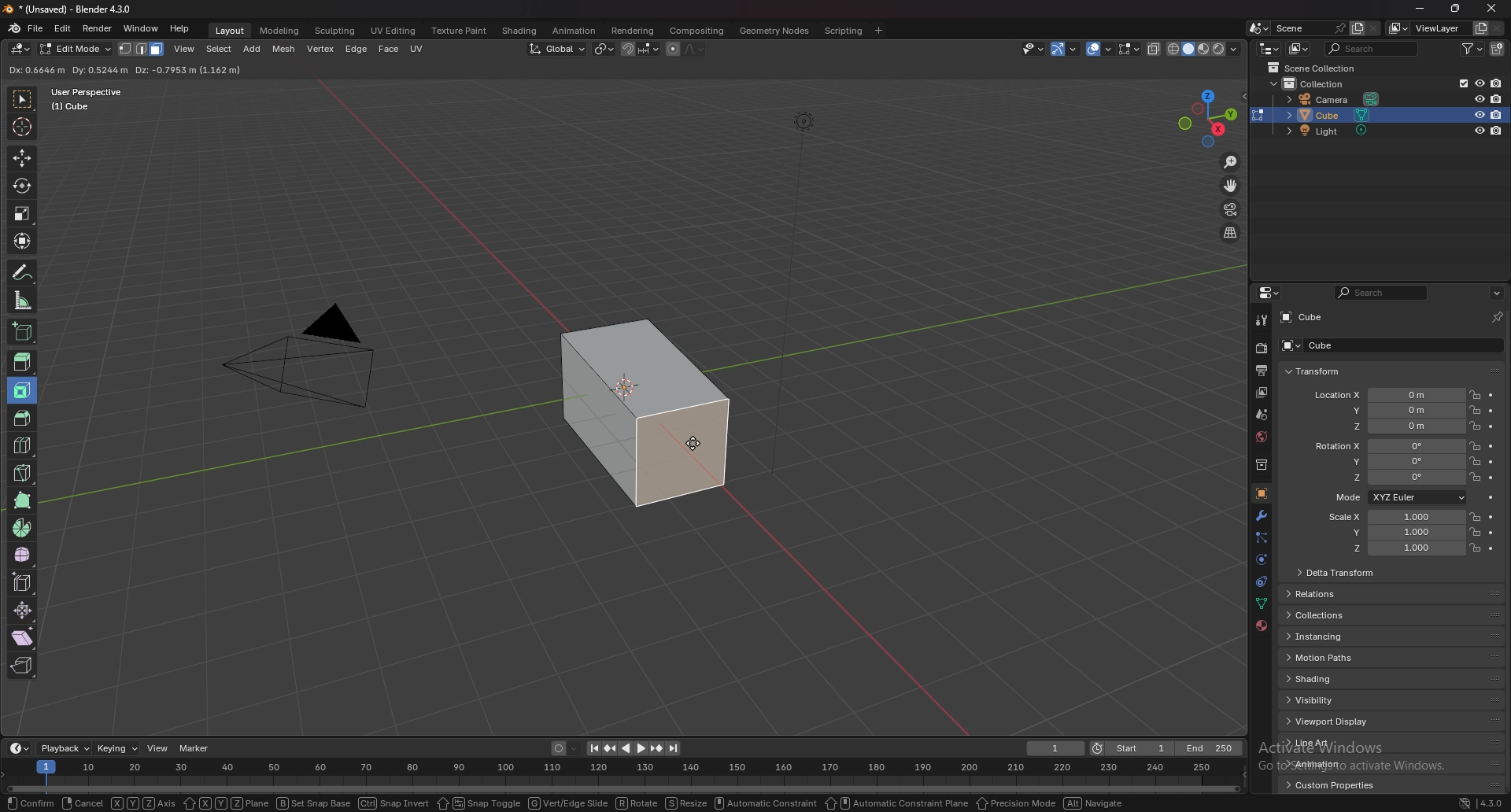 The height and width of the screenshot is (812, 1511). What do you see at coordinates (1492, 478) in the screenshot?
I see `animate property` at bounding box center [1492, 478].